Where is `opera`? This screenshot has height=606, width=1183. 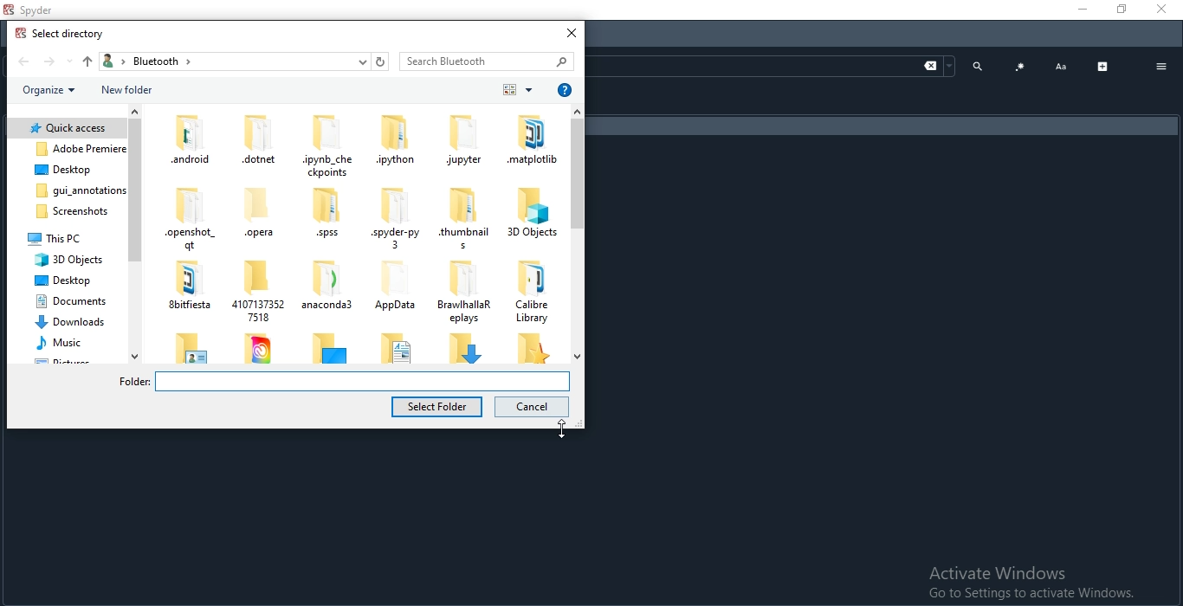 opera is located at coordinates (253, 217).